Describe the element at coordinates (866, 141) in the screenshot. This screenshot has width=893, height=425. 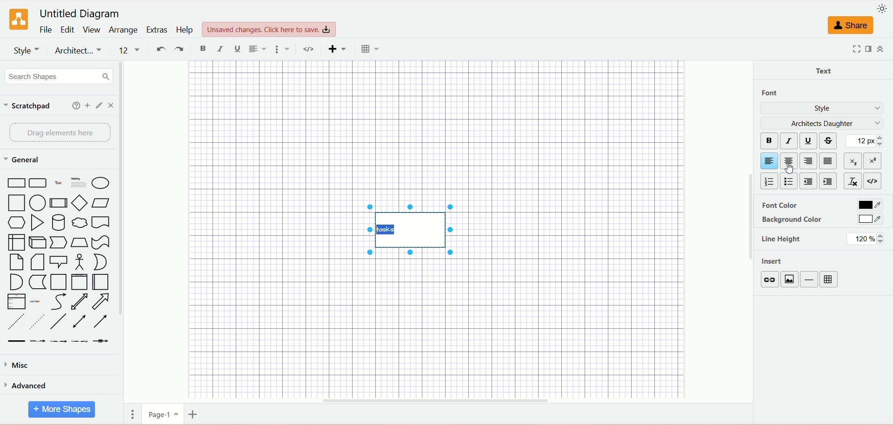
I see `12 pt` at that location.